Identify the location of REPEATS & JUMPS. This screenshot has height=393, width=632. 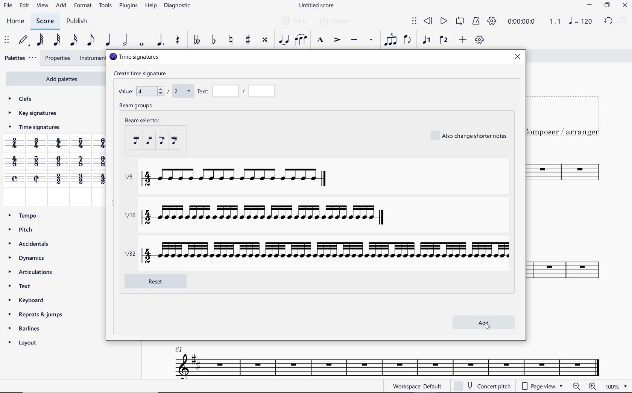
(39, 314).